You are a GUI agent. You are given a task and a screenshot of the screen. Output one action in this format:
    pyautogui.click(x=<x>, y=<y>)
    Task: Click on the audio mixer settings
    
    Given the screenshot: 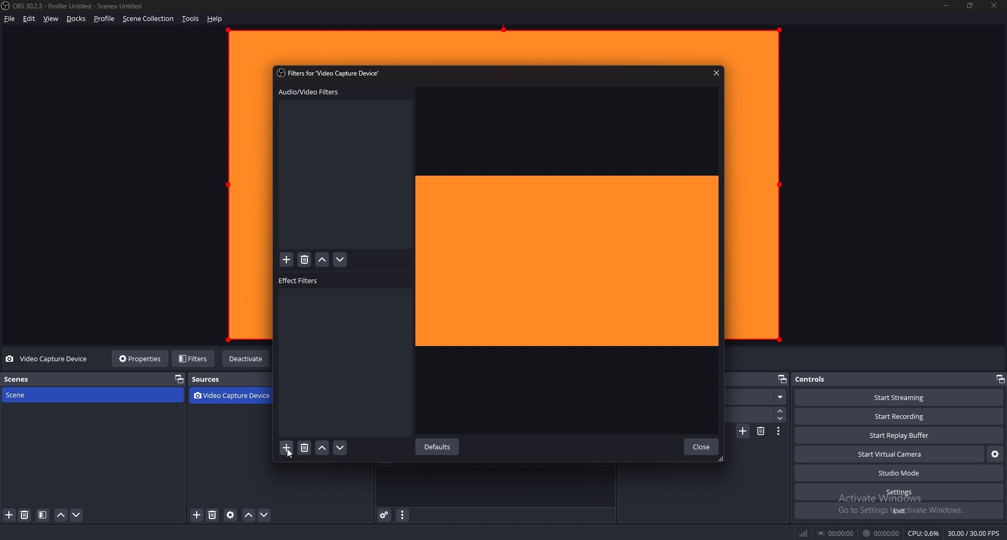 What is the action you would take?
    pyautogui.click(x=385, y=515)
    